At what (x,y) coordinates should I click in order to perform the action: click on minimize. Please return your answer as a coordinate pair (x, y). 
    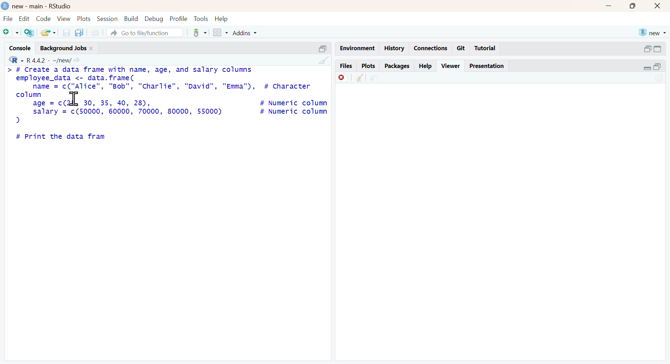
    Looking at the image, I should click on (323, 47).